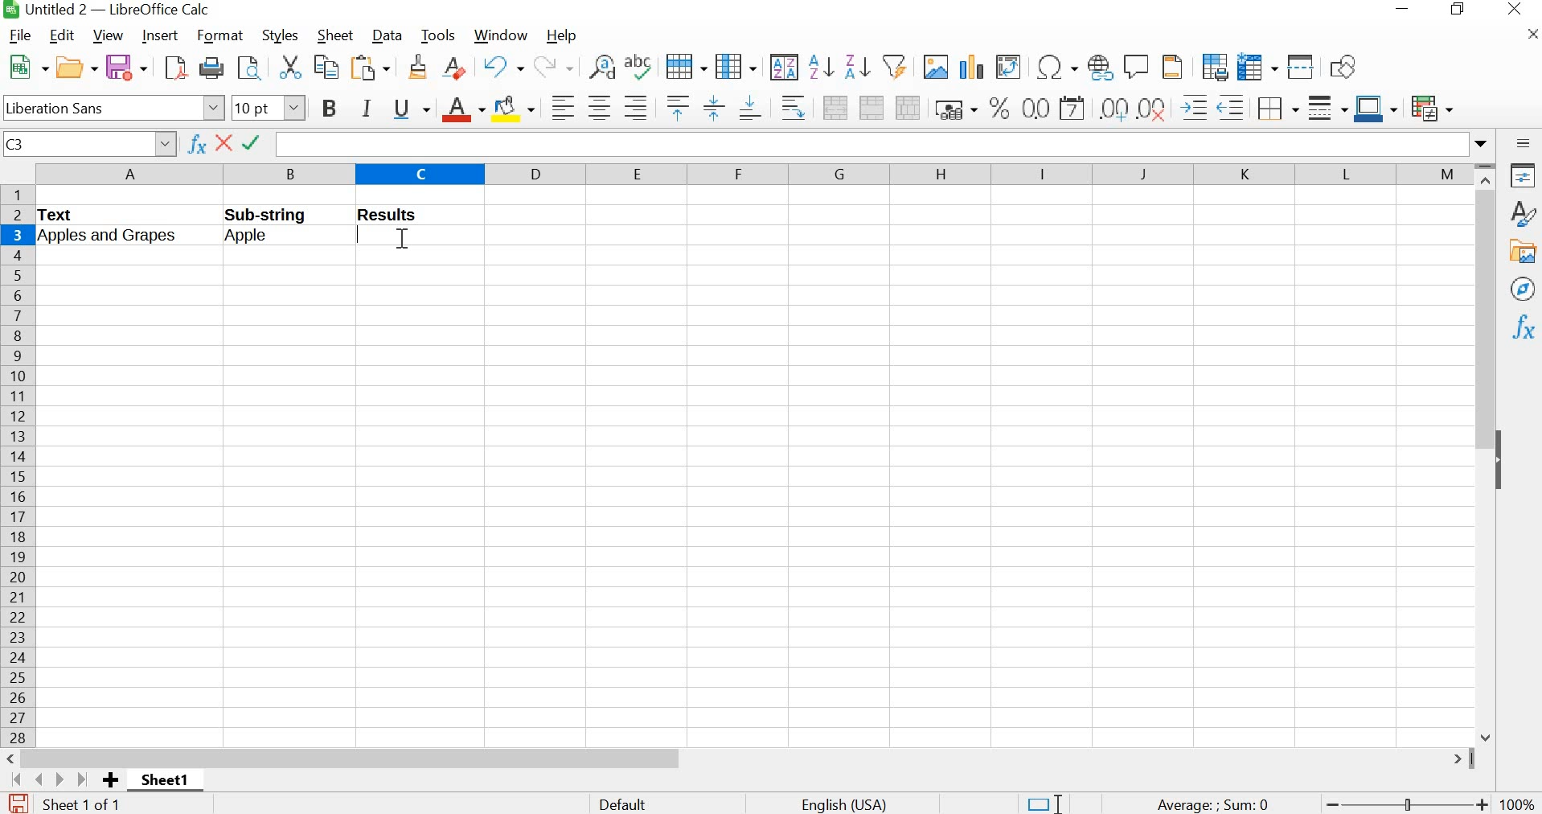 This screenshot has width=1542, height=814. What do you see at coordinates (113, 781) in the screenshot?
I see `add sheet` at bounding box center [113, 781].